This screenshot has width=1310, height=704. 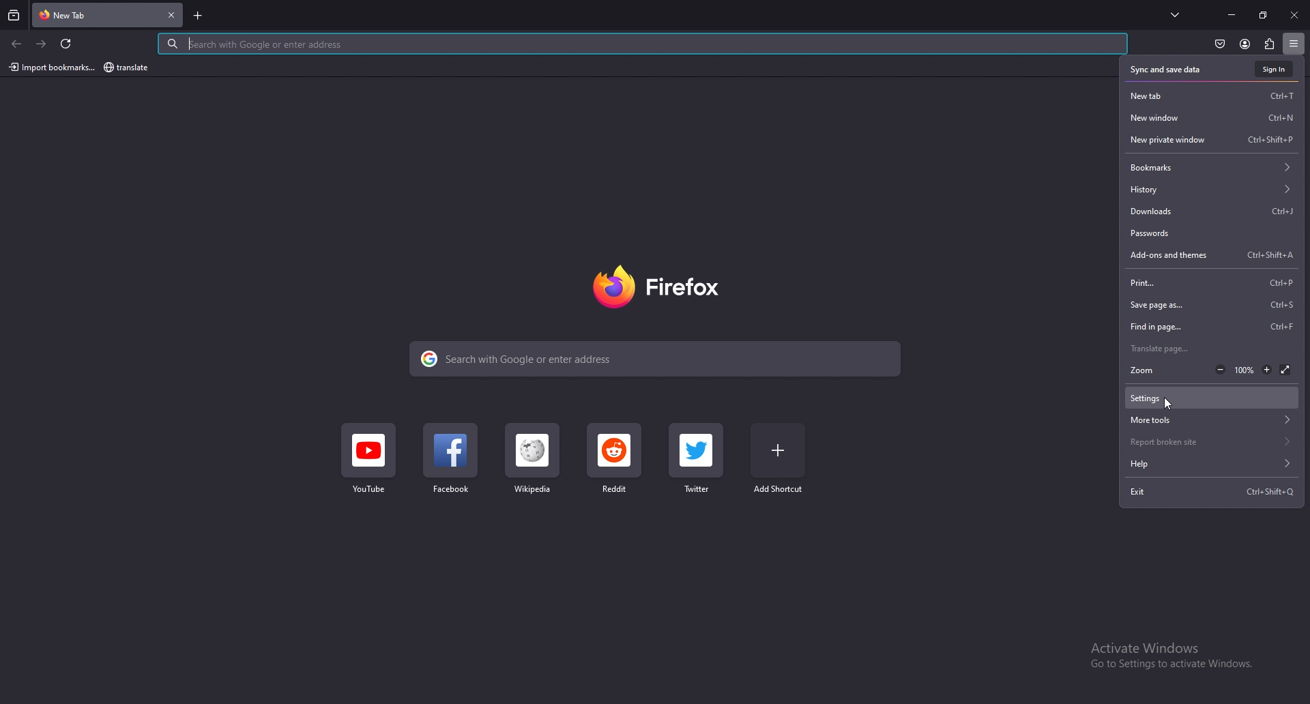 I want to click on more tools, so click(x=1211, y=420).